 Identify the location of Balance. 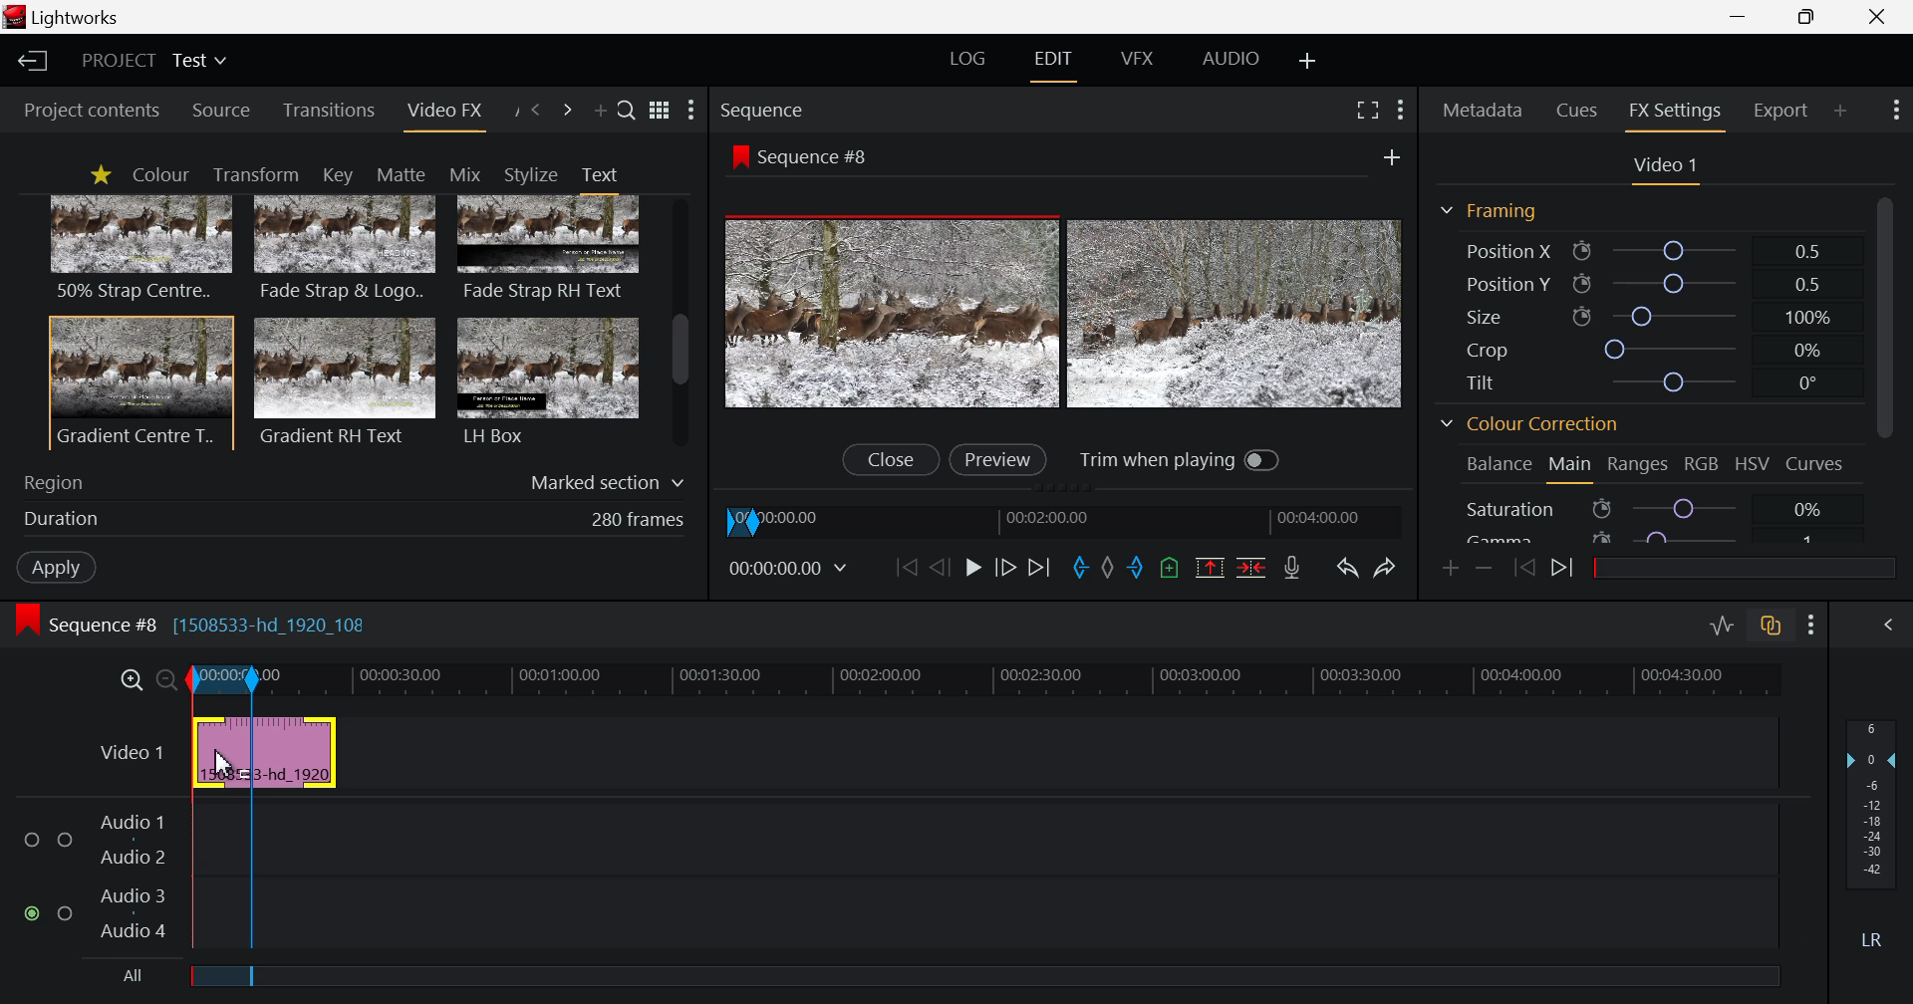
(1499, 463).